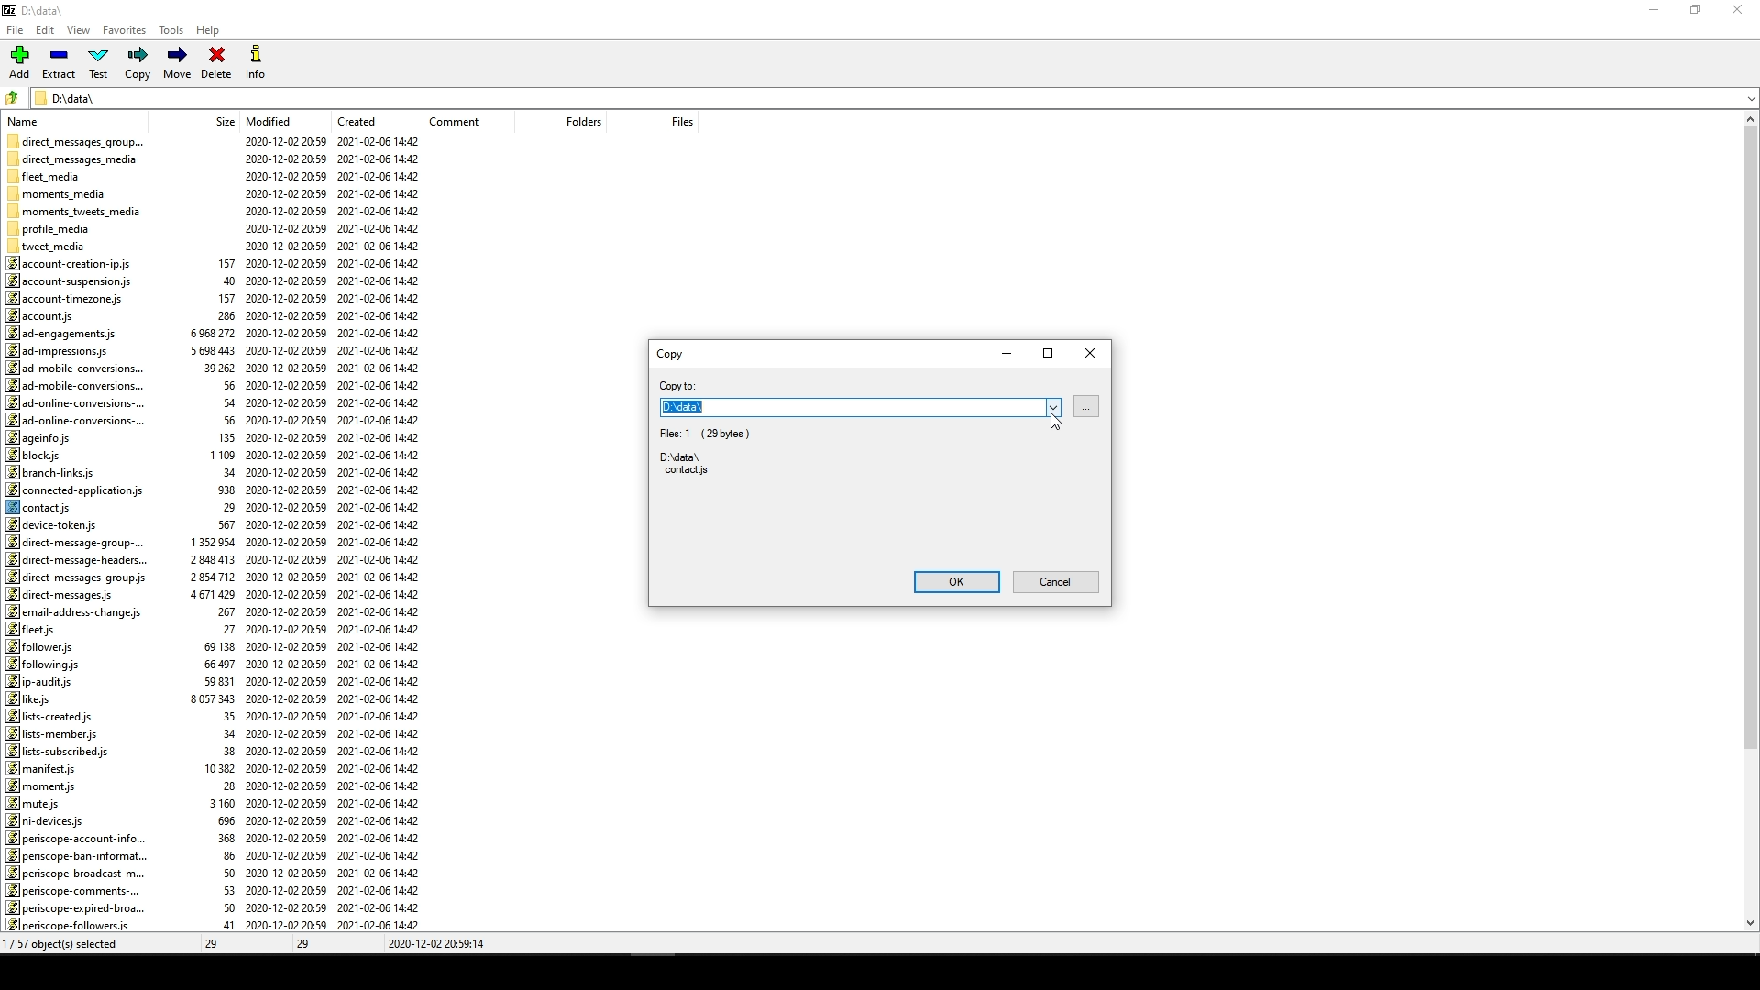 This screenshot has width=1760, height=990. I want to click on account-timezone.js, so click(65, 297).